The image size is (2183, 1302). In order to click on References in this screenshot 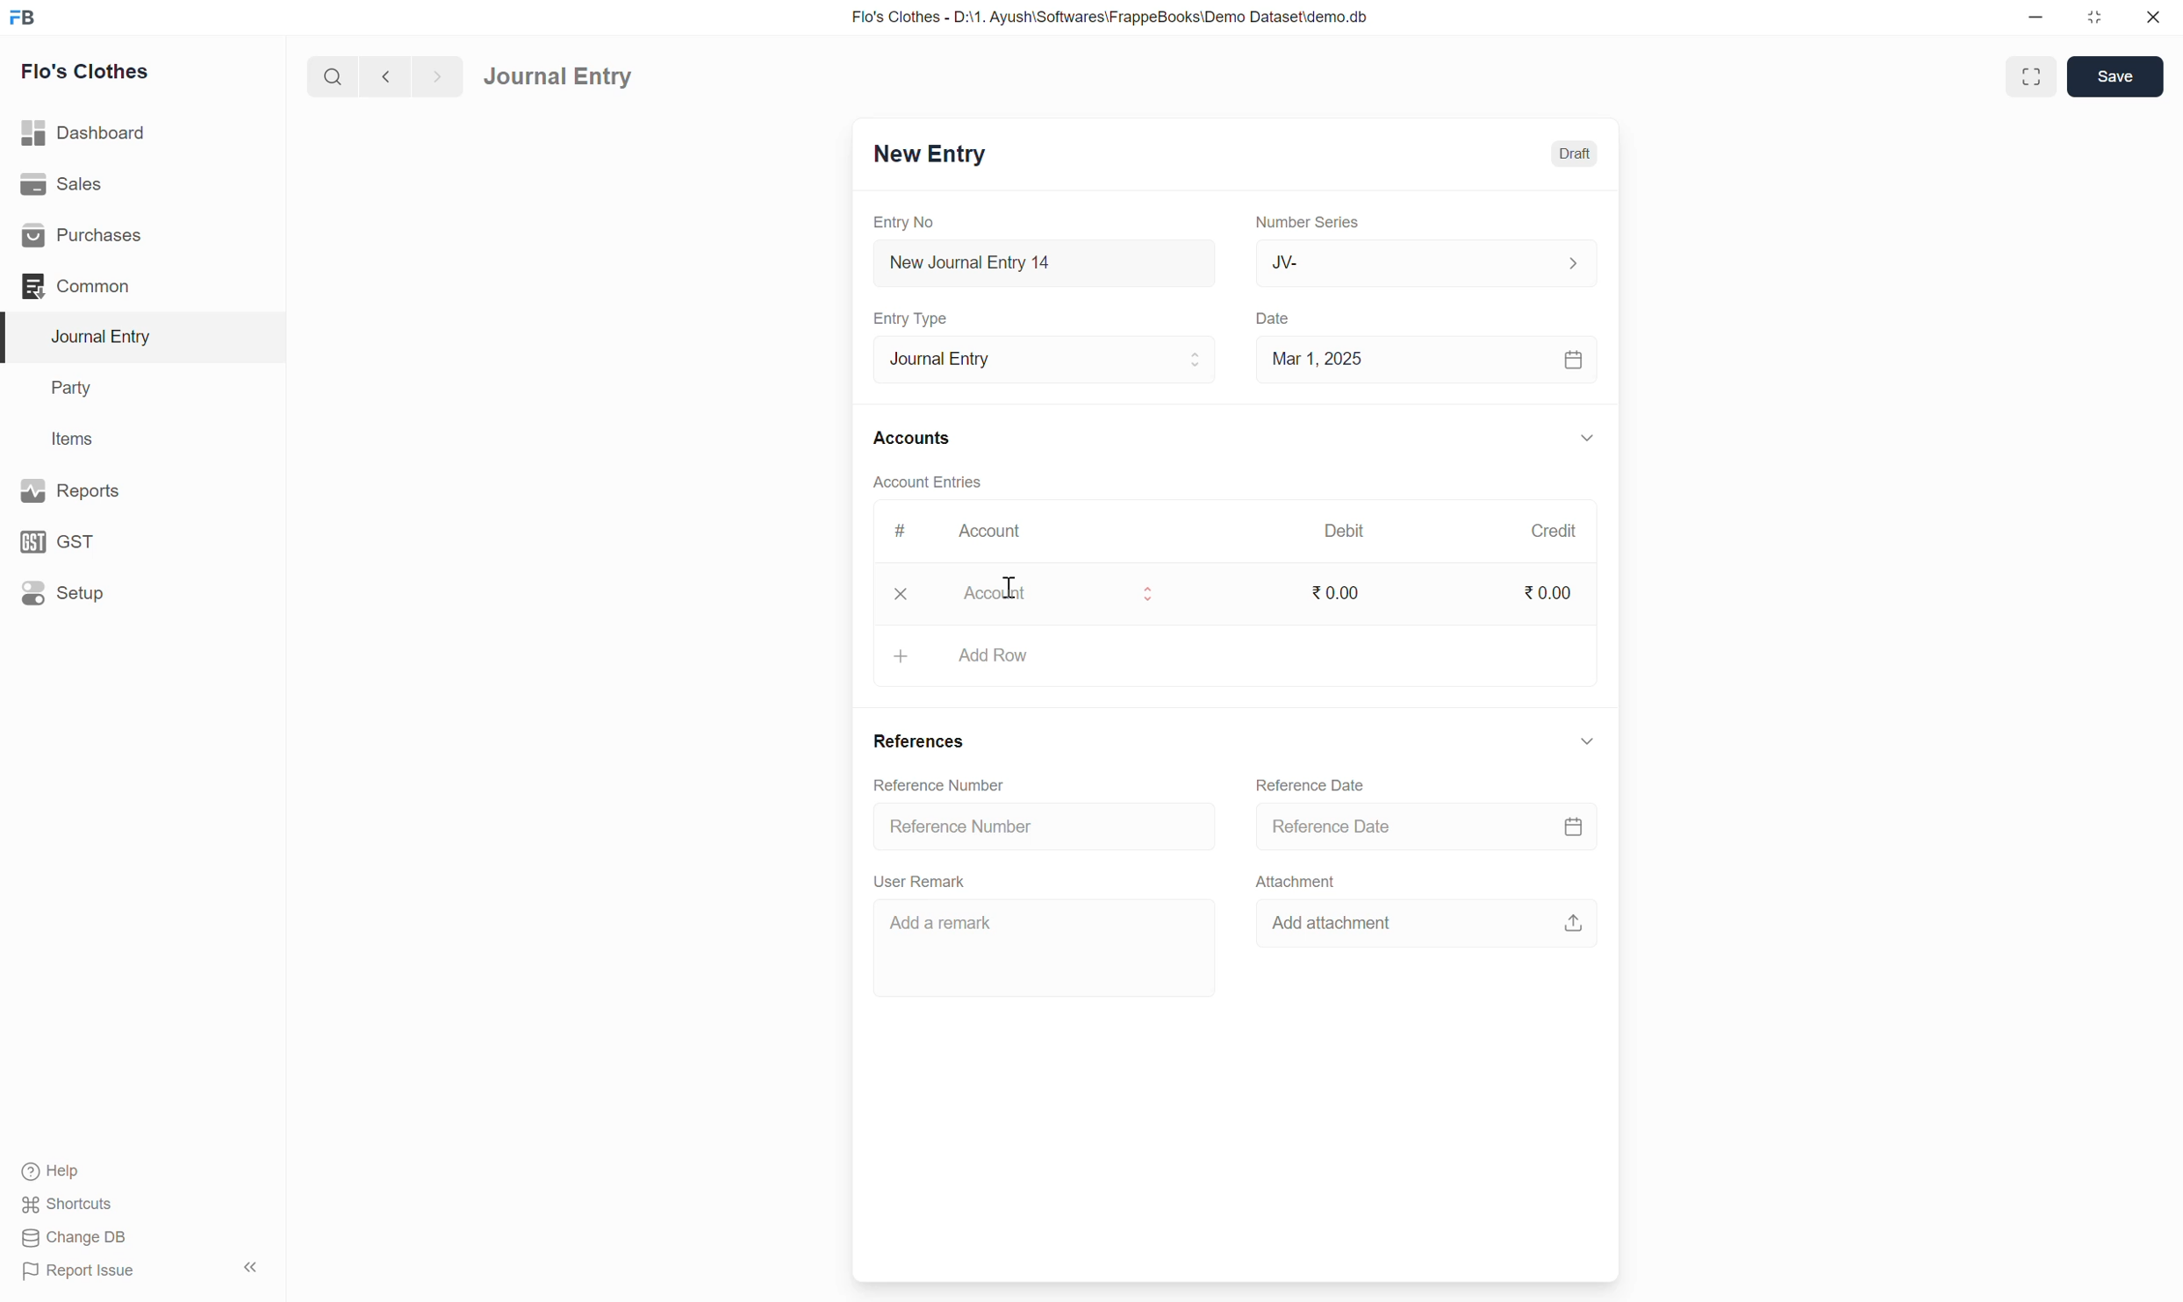, I will do `click(922, 740)`.